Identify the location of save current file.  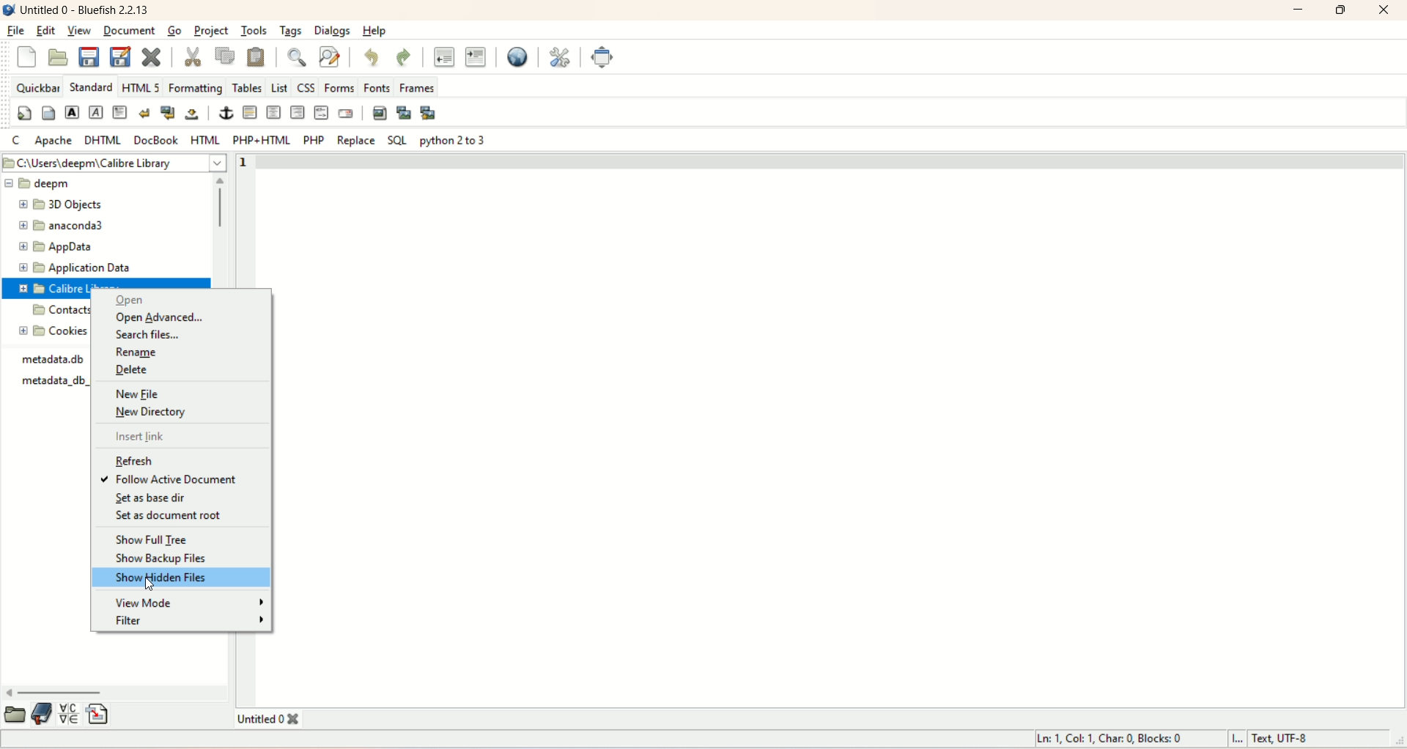
(89, 56).